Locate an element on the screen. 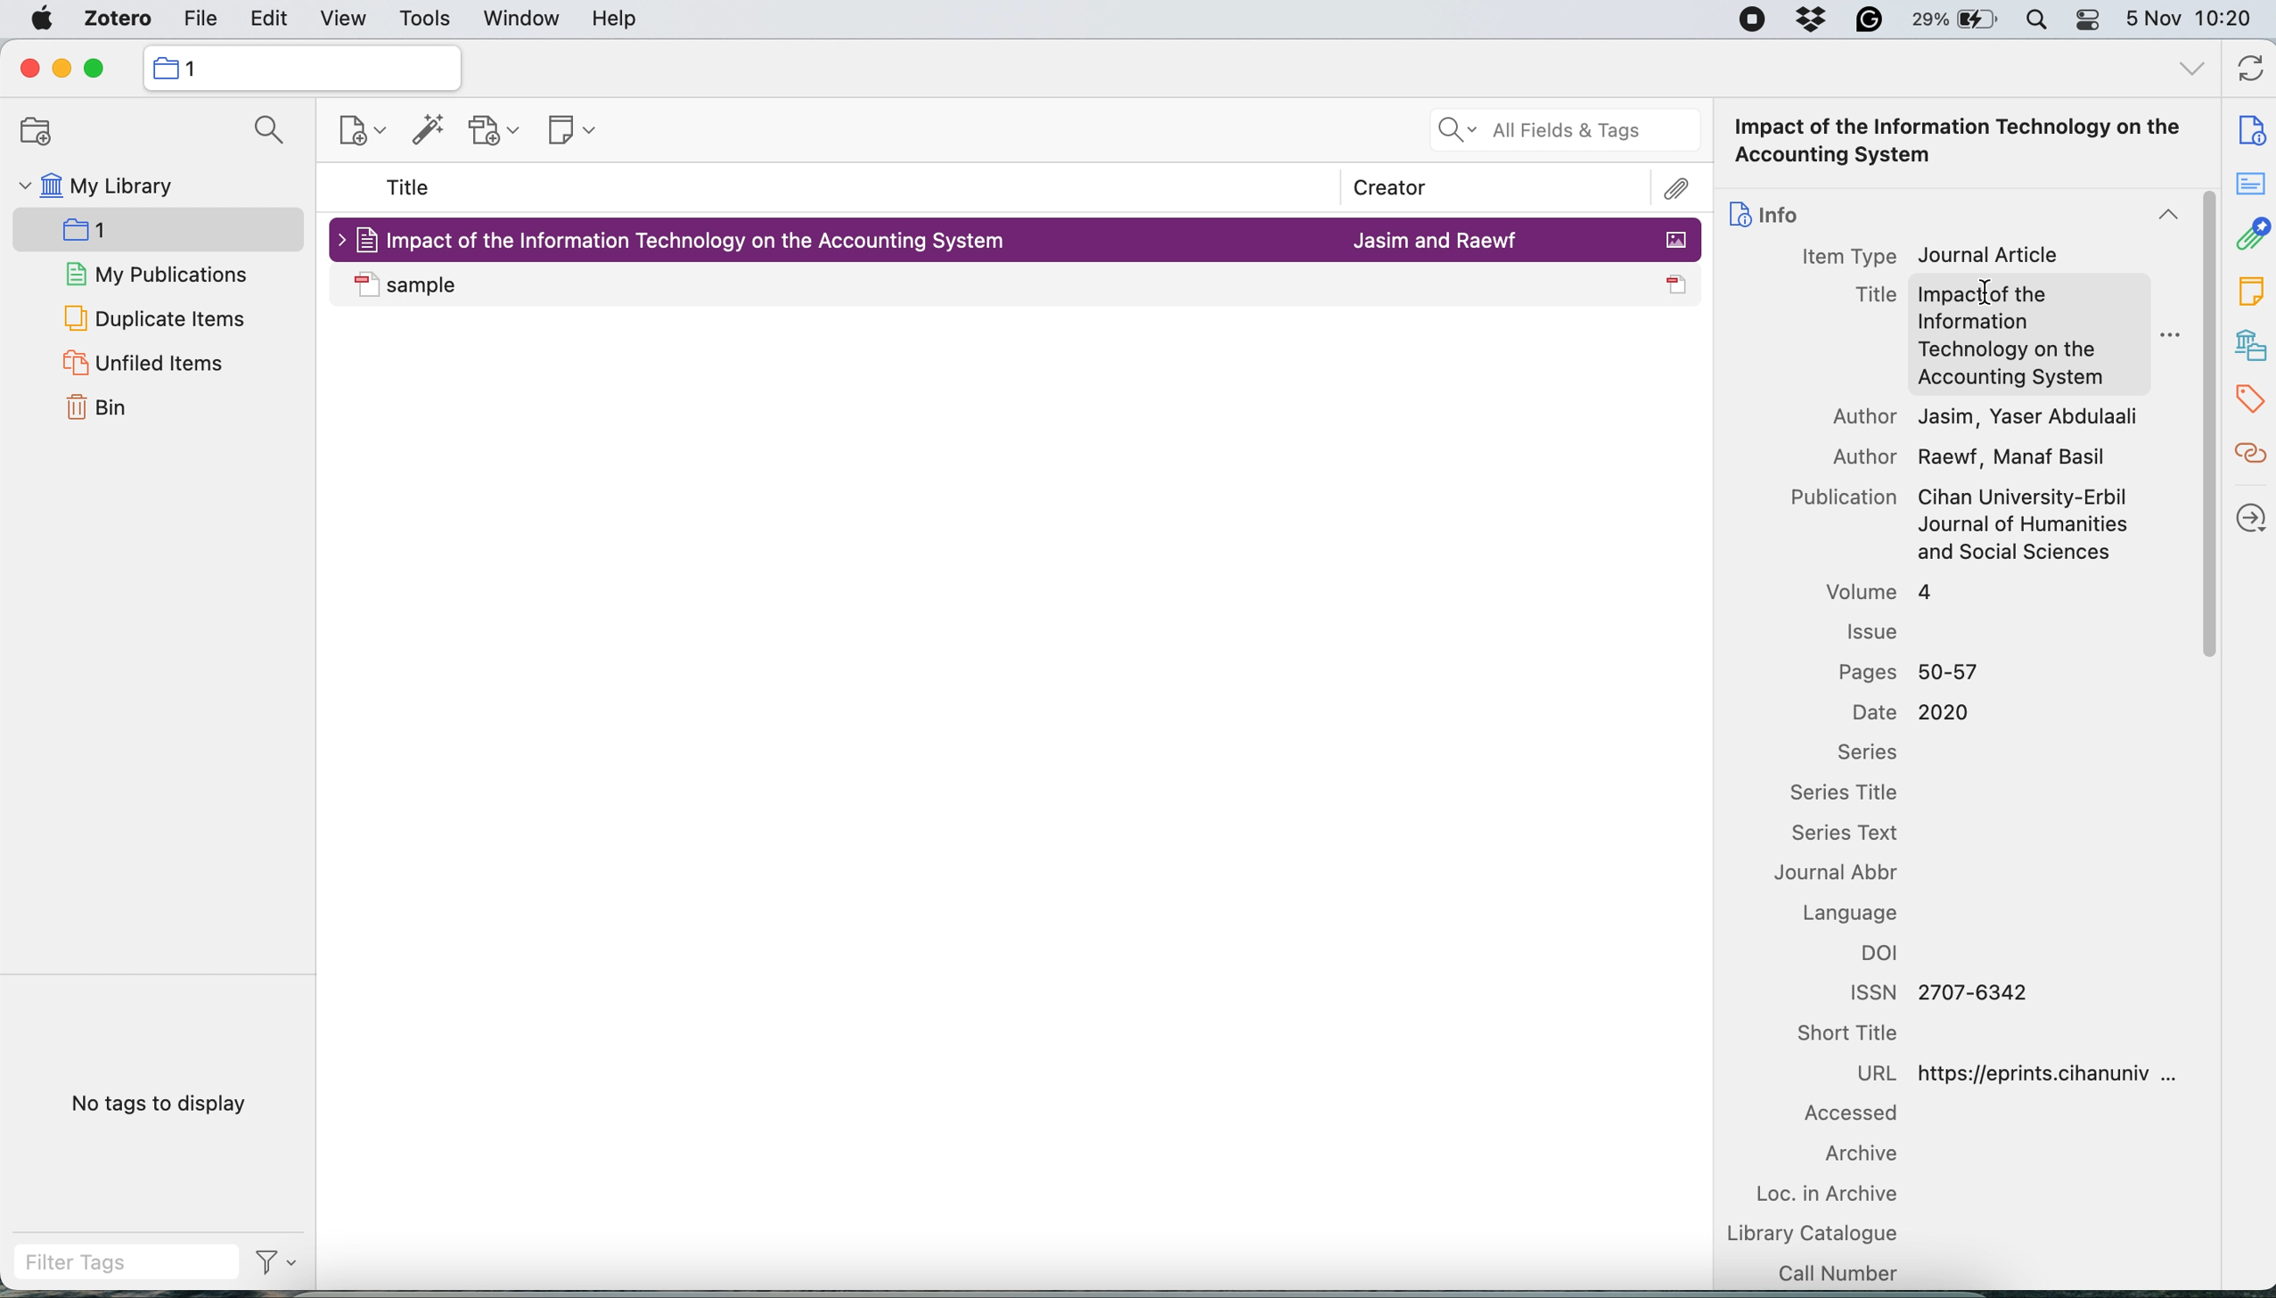  close is located at coordinates (30, 69).